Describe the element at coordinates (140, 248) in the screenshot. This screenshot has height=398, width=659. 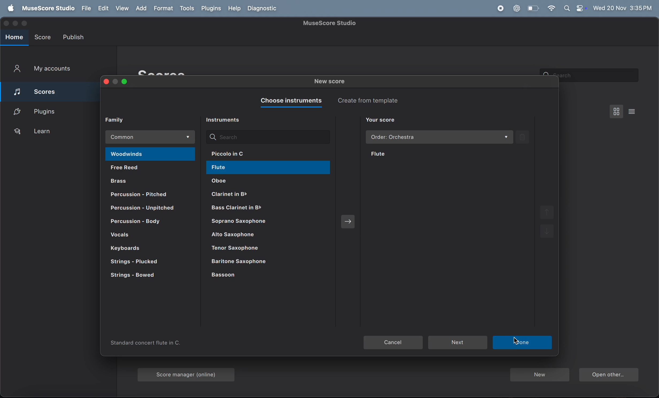
I see `keyboard` at that location.